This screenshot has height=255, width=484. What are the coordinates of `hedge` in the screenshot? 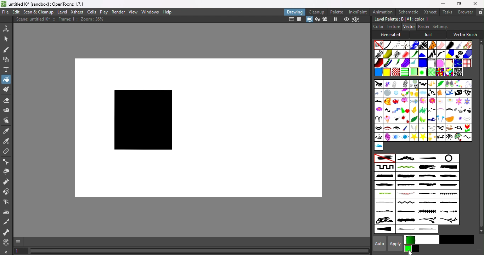 It's located at (467, 110).